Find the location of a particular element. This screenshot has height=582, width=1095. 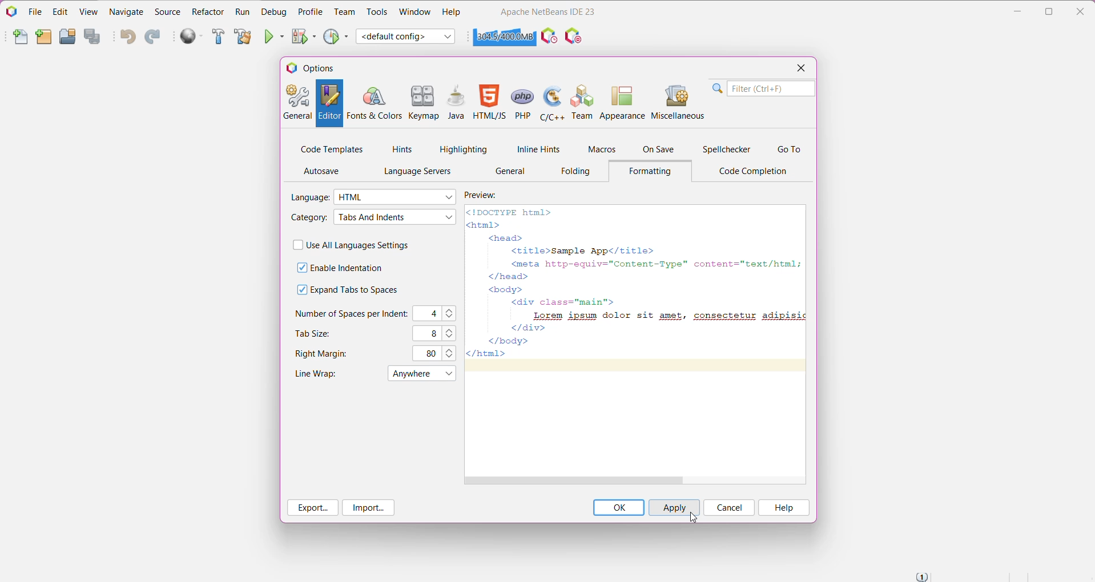

Tab Size is located at coordinates (314, 333).